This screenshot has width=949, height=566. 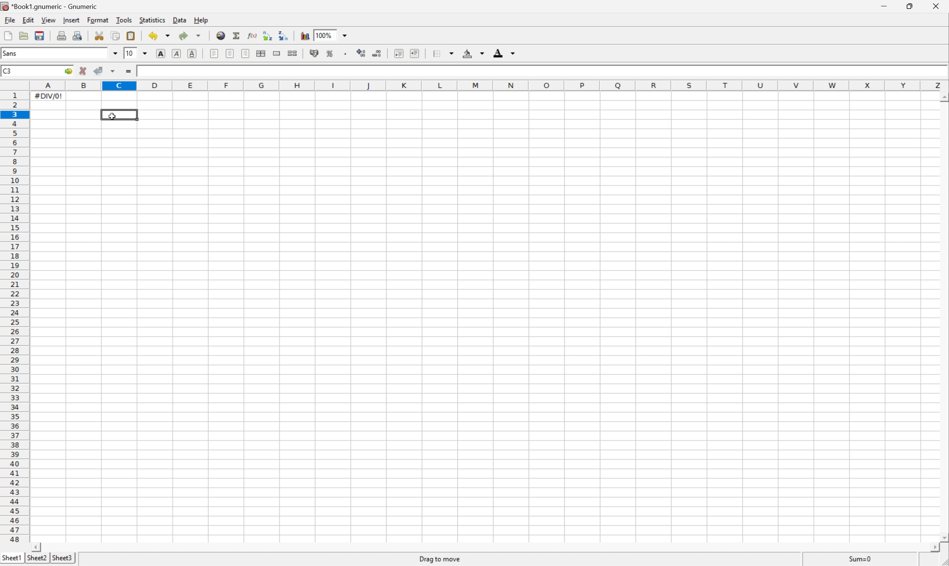 I want to click on Sheet3, so click(x=63, y=558).